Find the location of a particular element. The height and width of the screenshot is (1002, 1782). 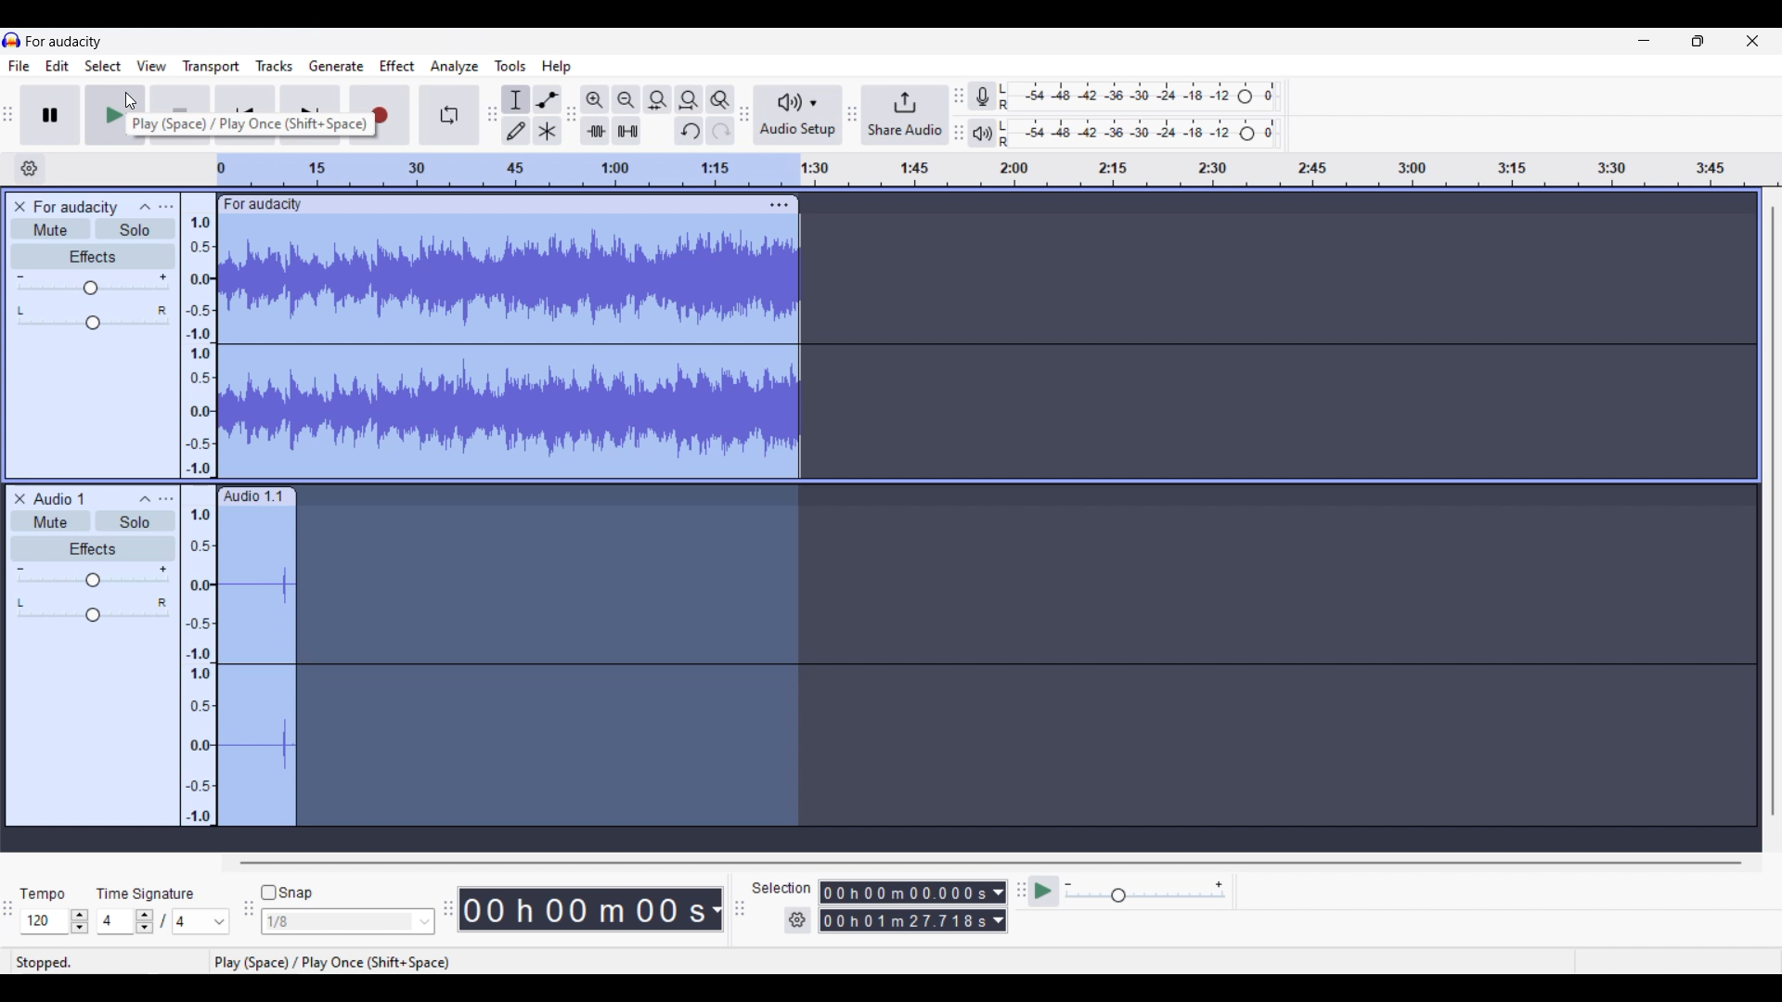

View is located at coordinates (151, 66).